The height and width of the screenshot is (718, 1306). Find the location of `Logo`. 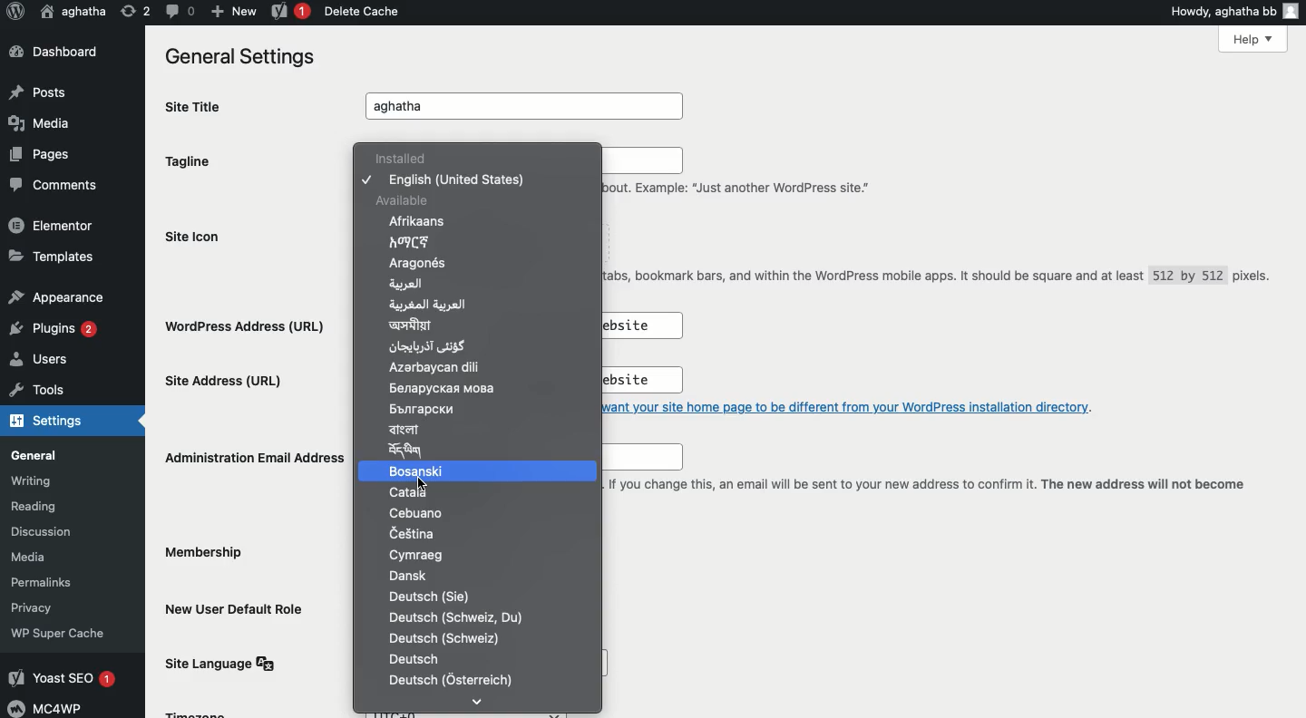

Logo is located at coordinates (15, 13).